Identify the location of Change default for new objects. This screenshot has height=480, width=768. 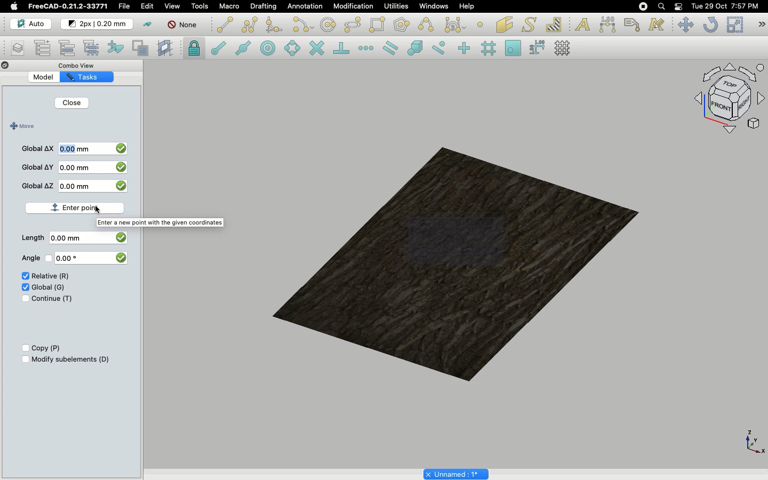
(98, 25).